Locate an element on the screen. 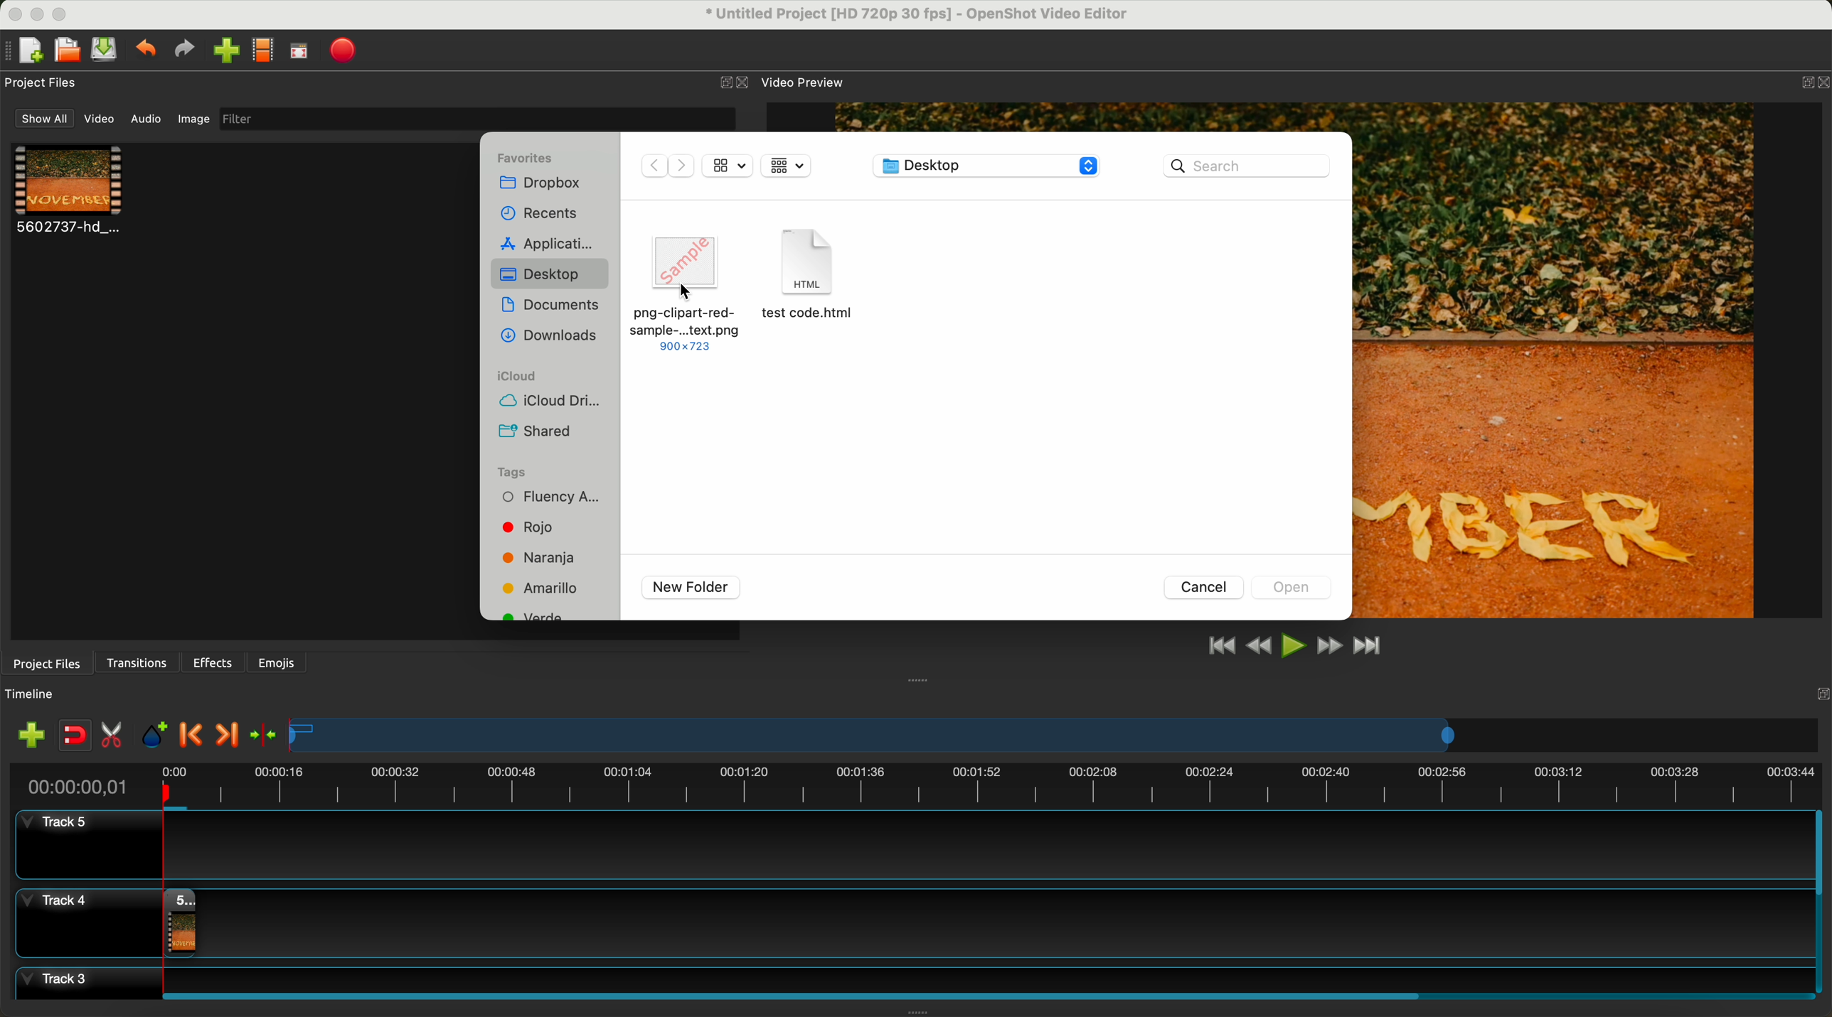  emojis is located at coordinates (277, 660).